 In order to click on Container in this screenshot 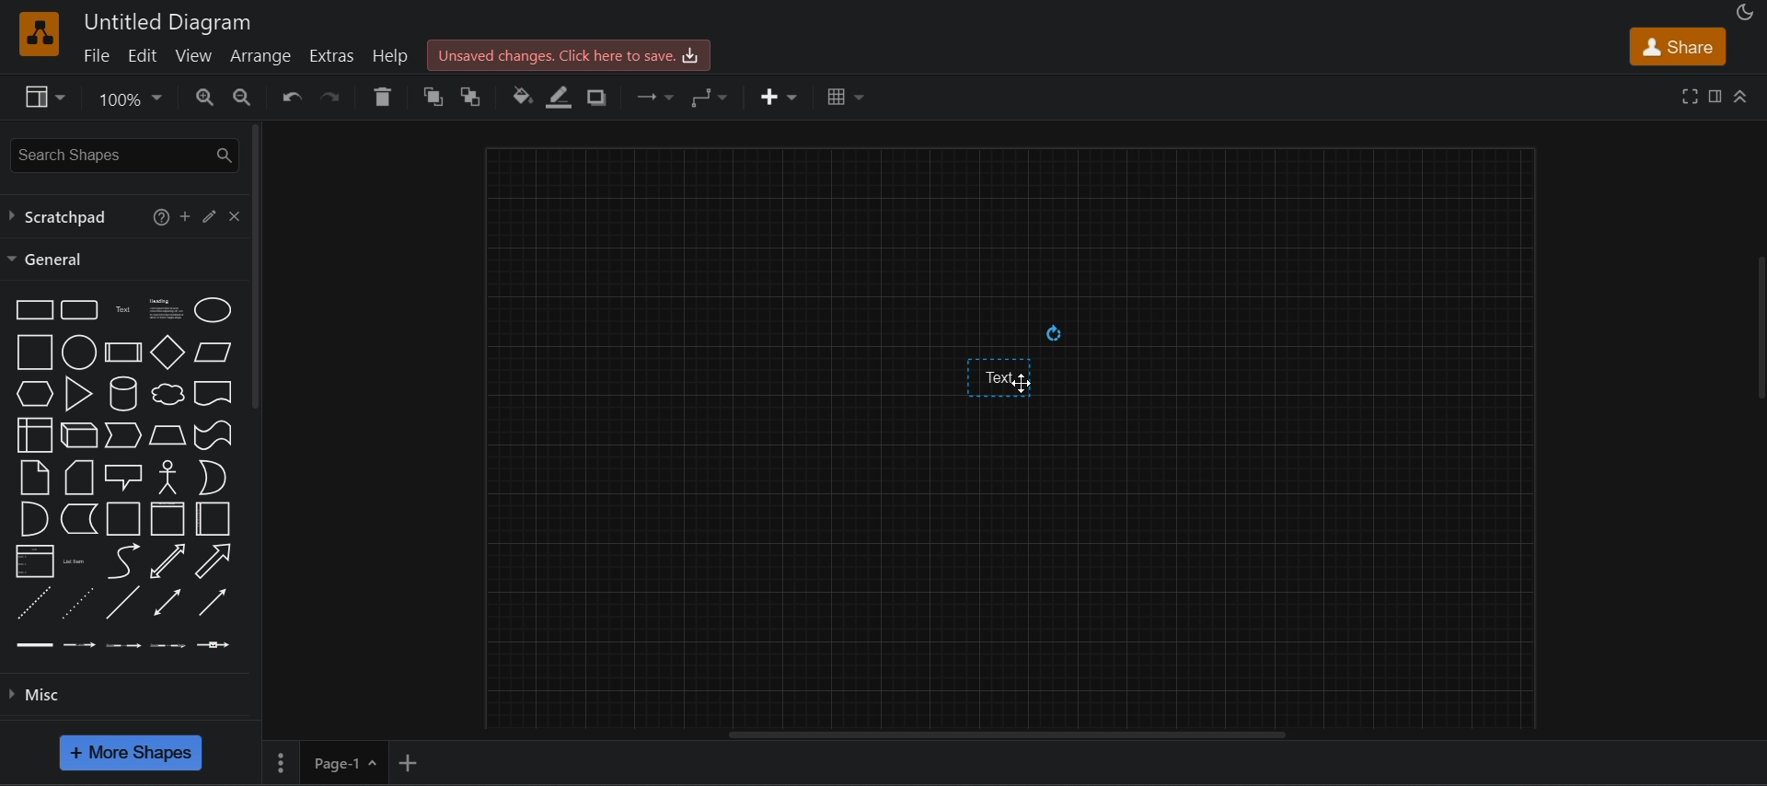, I will do `click(124, 519)`.